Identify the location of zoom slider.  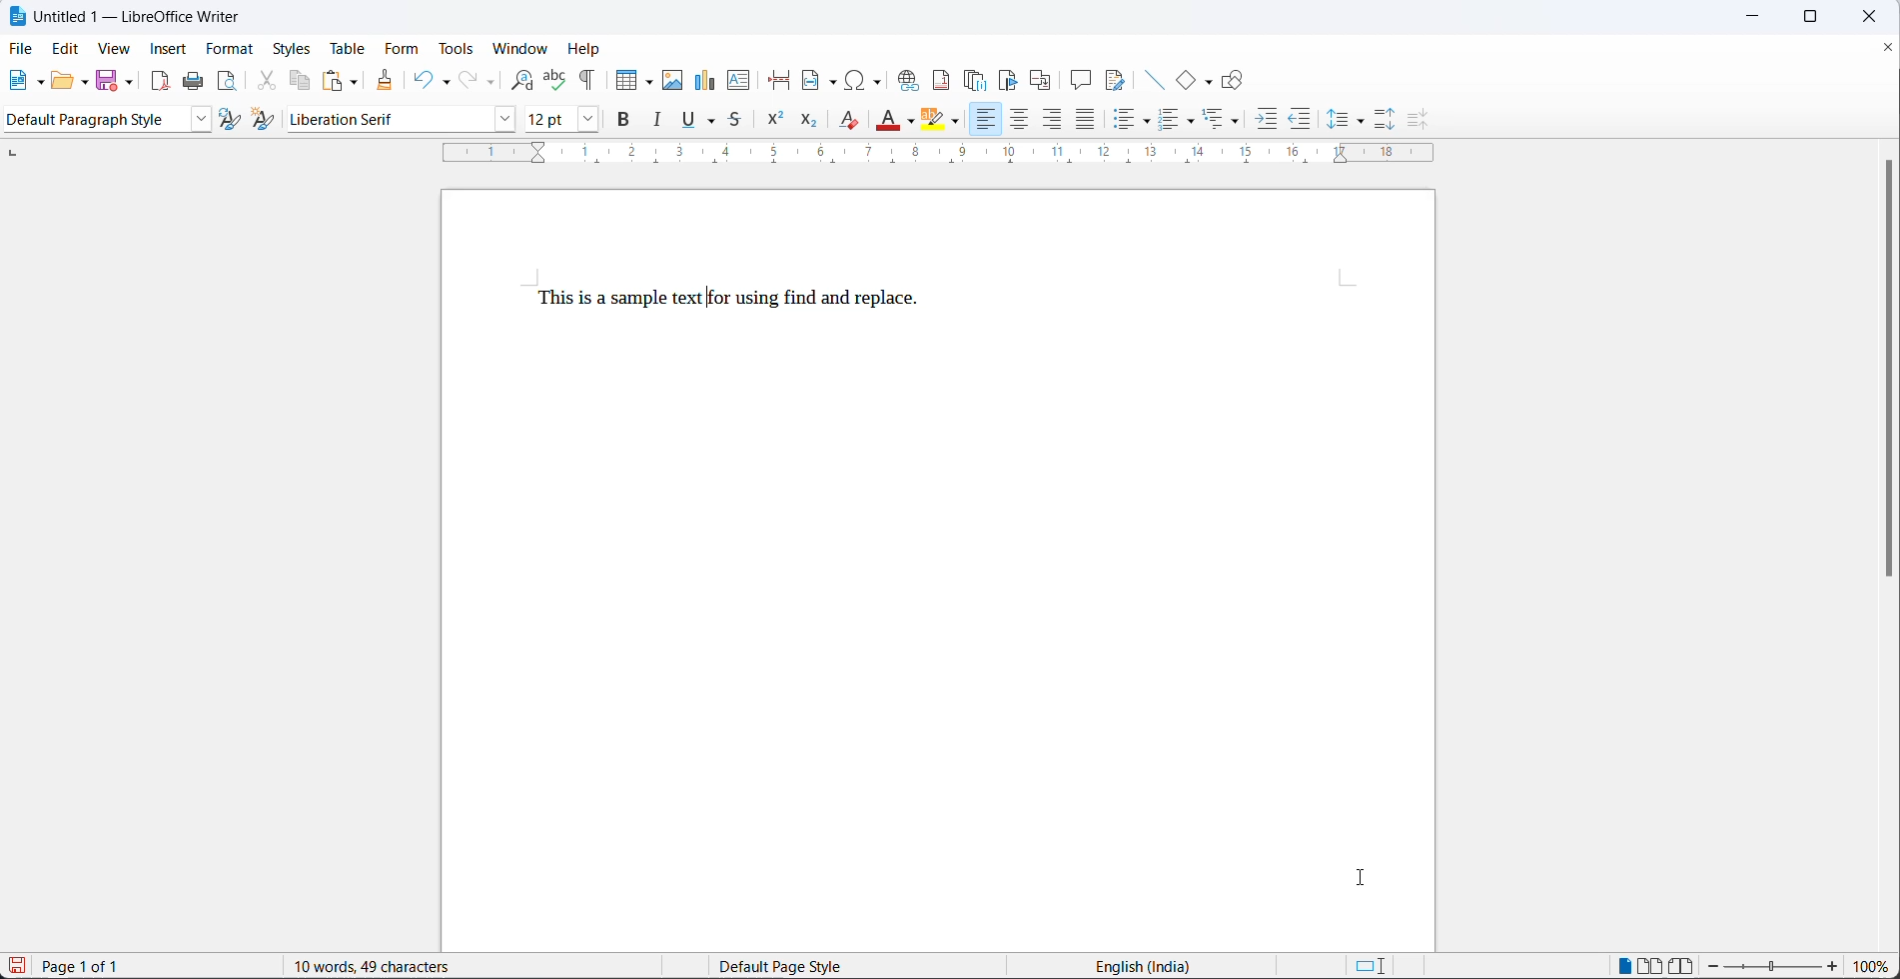
(1772, 967).